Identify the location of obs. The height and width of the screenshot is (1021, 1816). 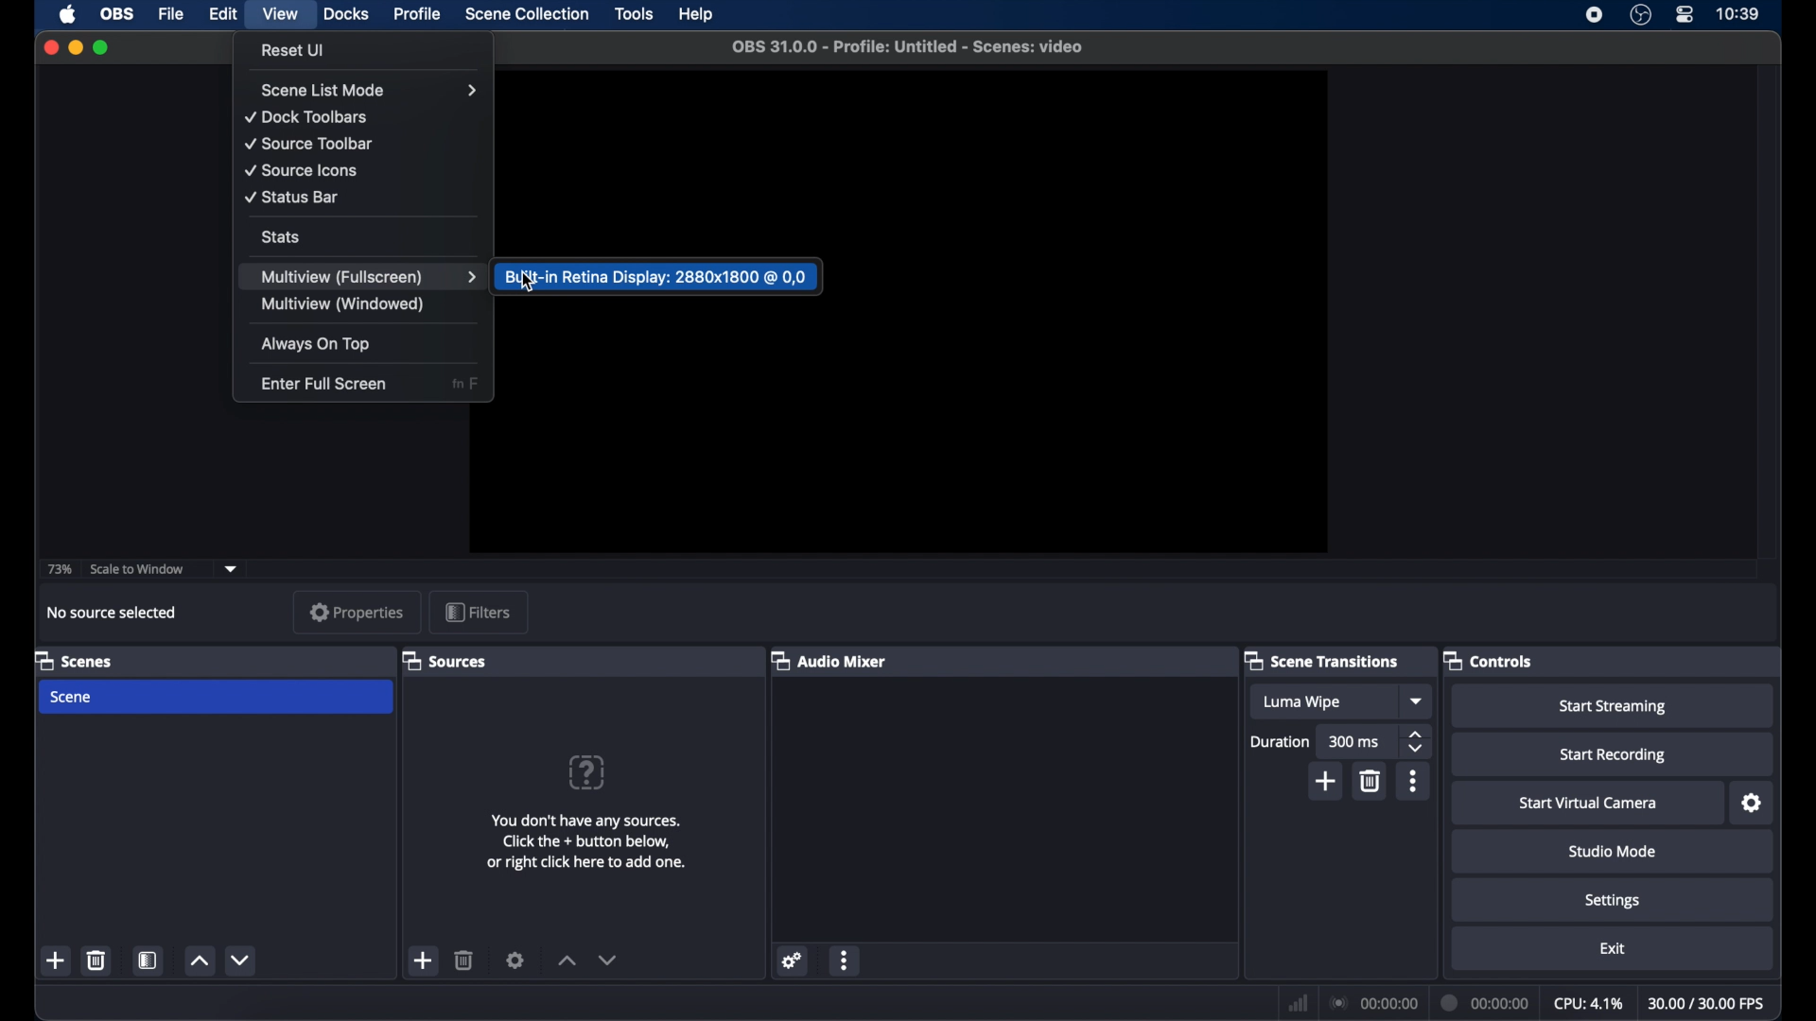
(117, 14).